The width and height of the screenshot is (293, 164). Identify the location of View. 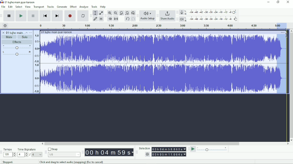
(28, 7).